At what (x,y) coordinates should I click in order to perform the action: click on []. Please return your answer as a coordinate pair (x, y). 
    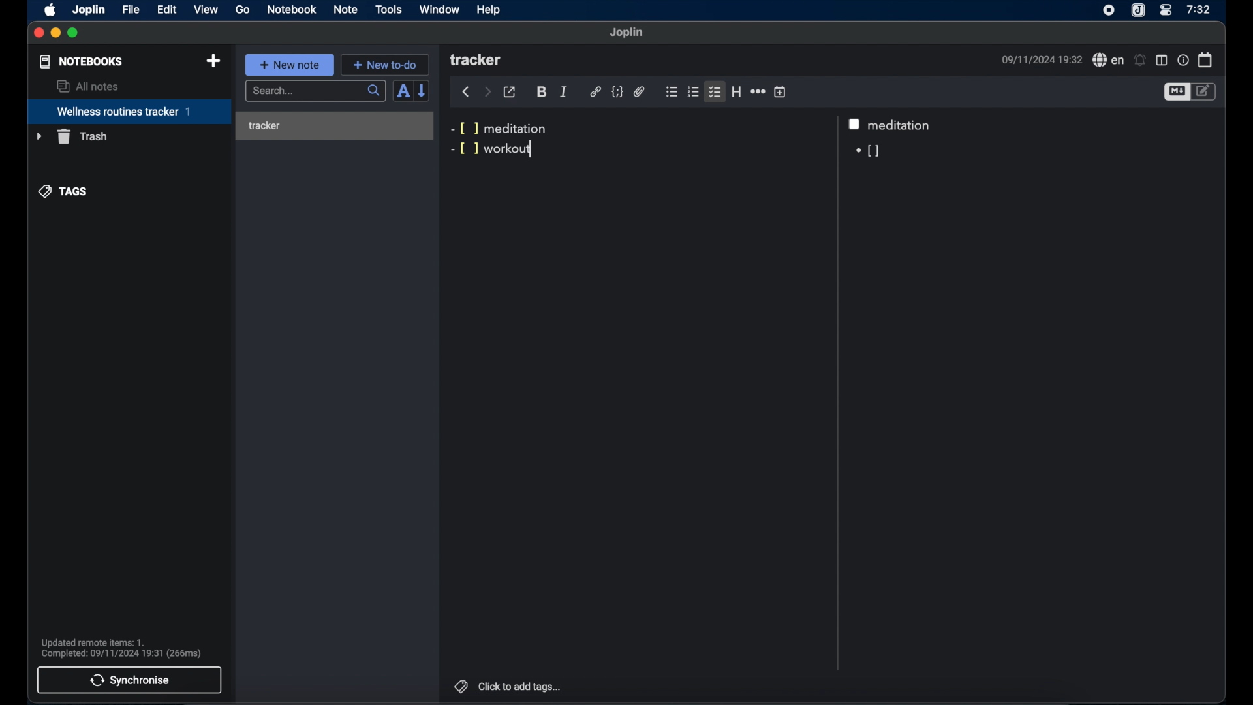
    Looking at the image, I should click on (869, 150).